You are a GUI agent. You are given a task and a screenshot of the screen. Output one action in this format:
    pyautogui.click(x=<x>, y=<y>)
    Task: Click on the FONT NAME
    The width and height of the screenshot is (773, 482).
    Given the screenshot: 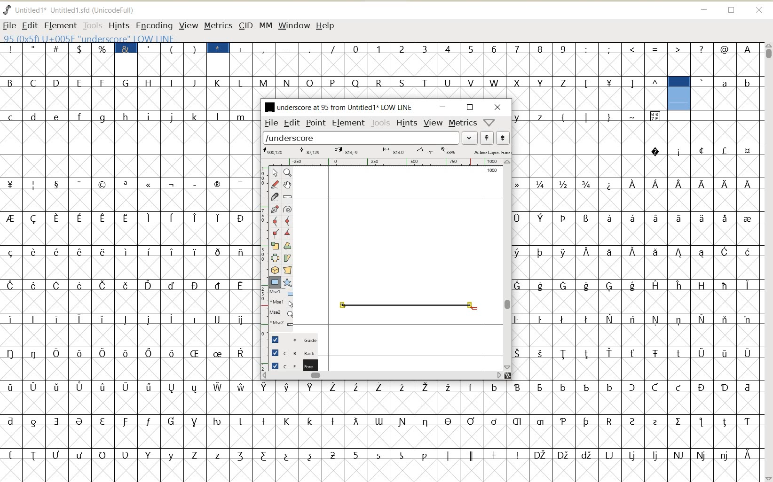 What is the action you would take?
    pyautogui.click(x=77, y=10)
    